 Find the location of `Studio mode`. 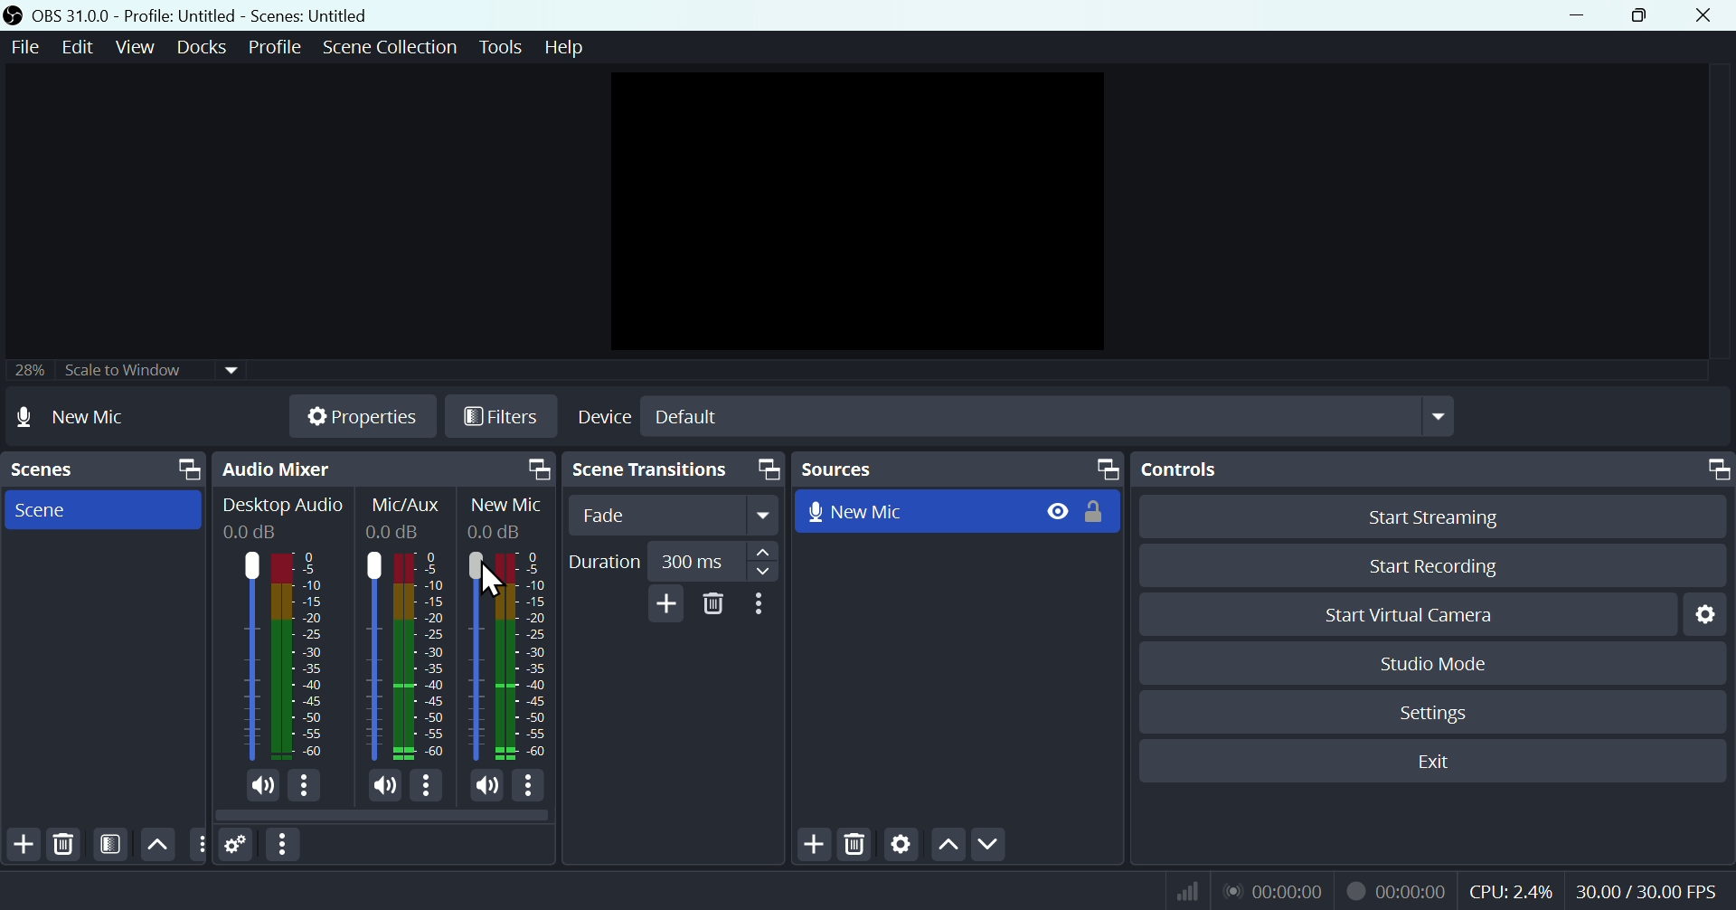

Studio mode is located at coordinates (1435, 663).